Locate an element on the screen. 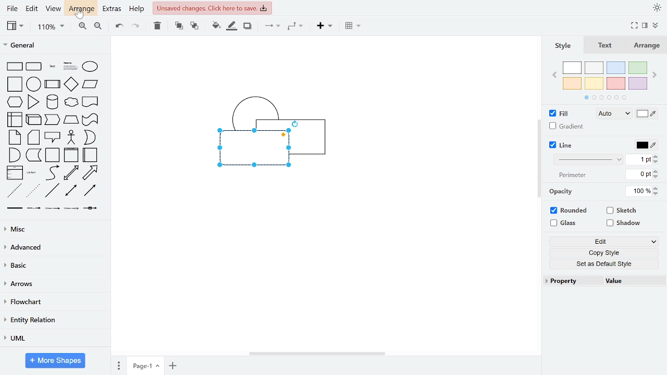 This screenshot has height=375, width=667. and is located at coordinates (14, 155).